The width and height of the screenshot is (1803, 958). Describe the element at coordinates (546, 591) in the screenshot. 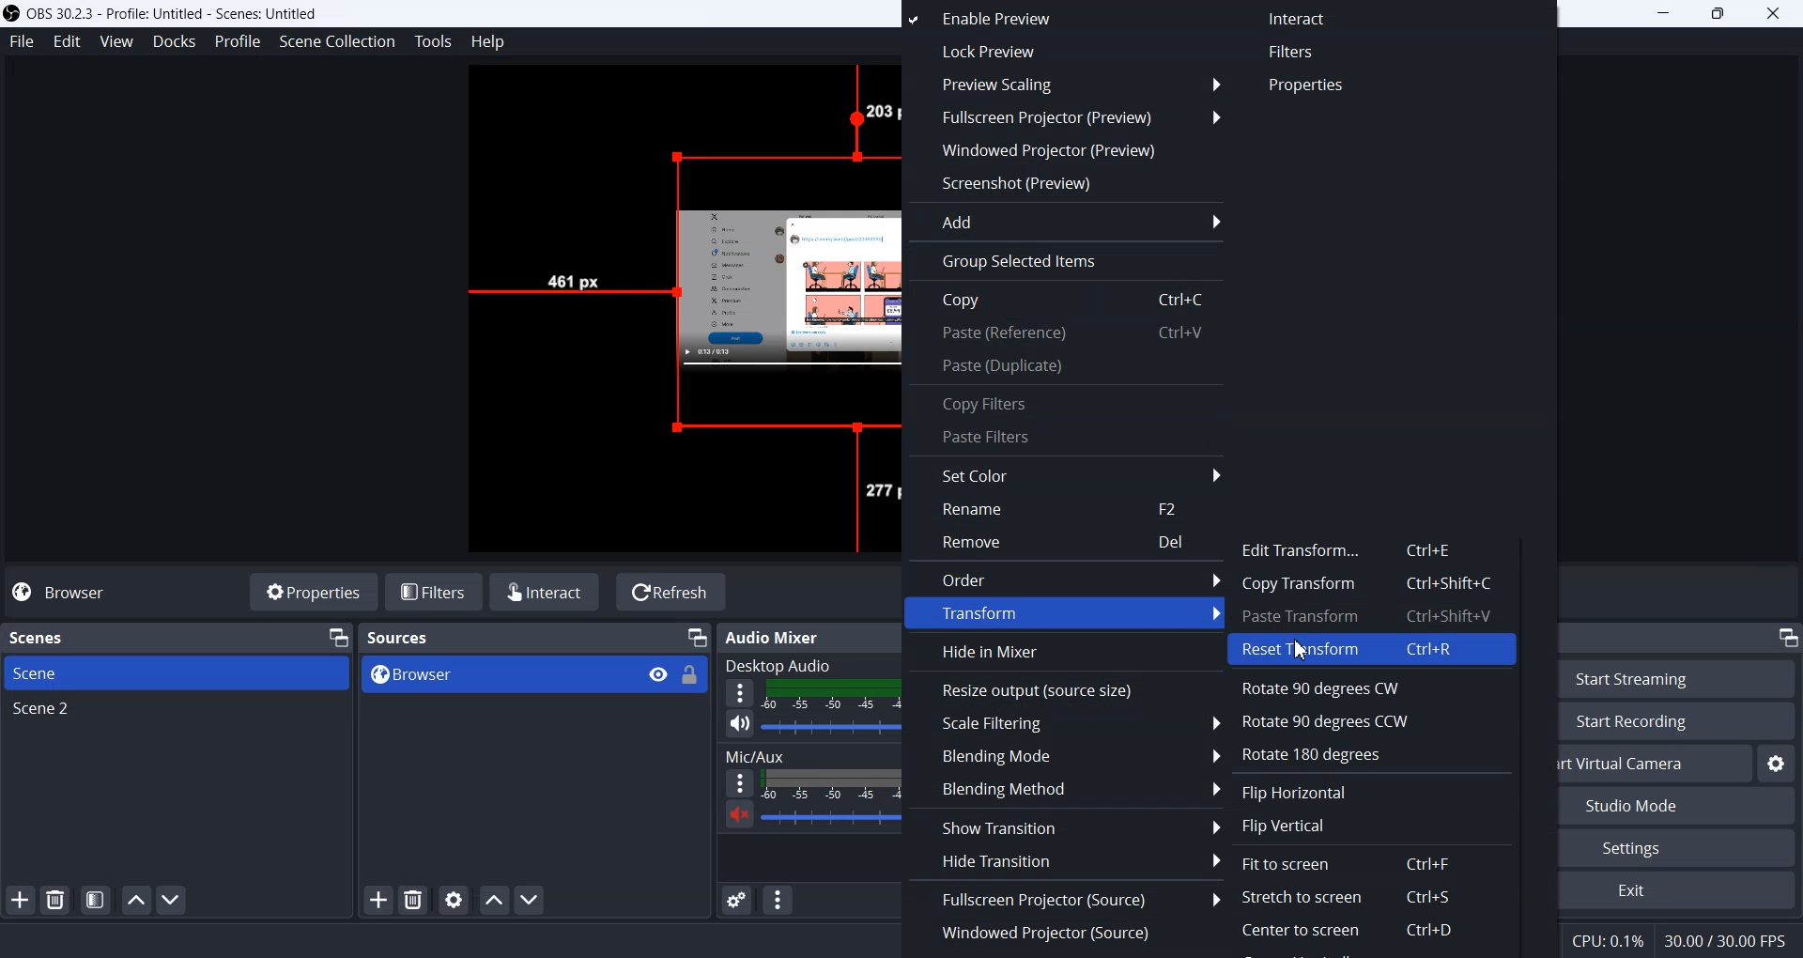

I see `Interact` at that location.